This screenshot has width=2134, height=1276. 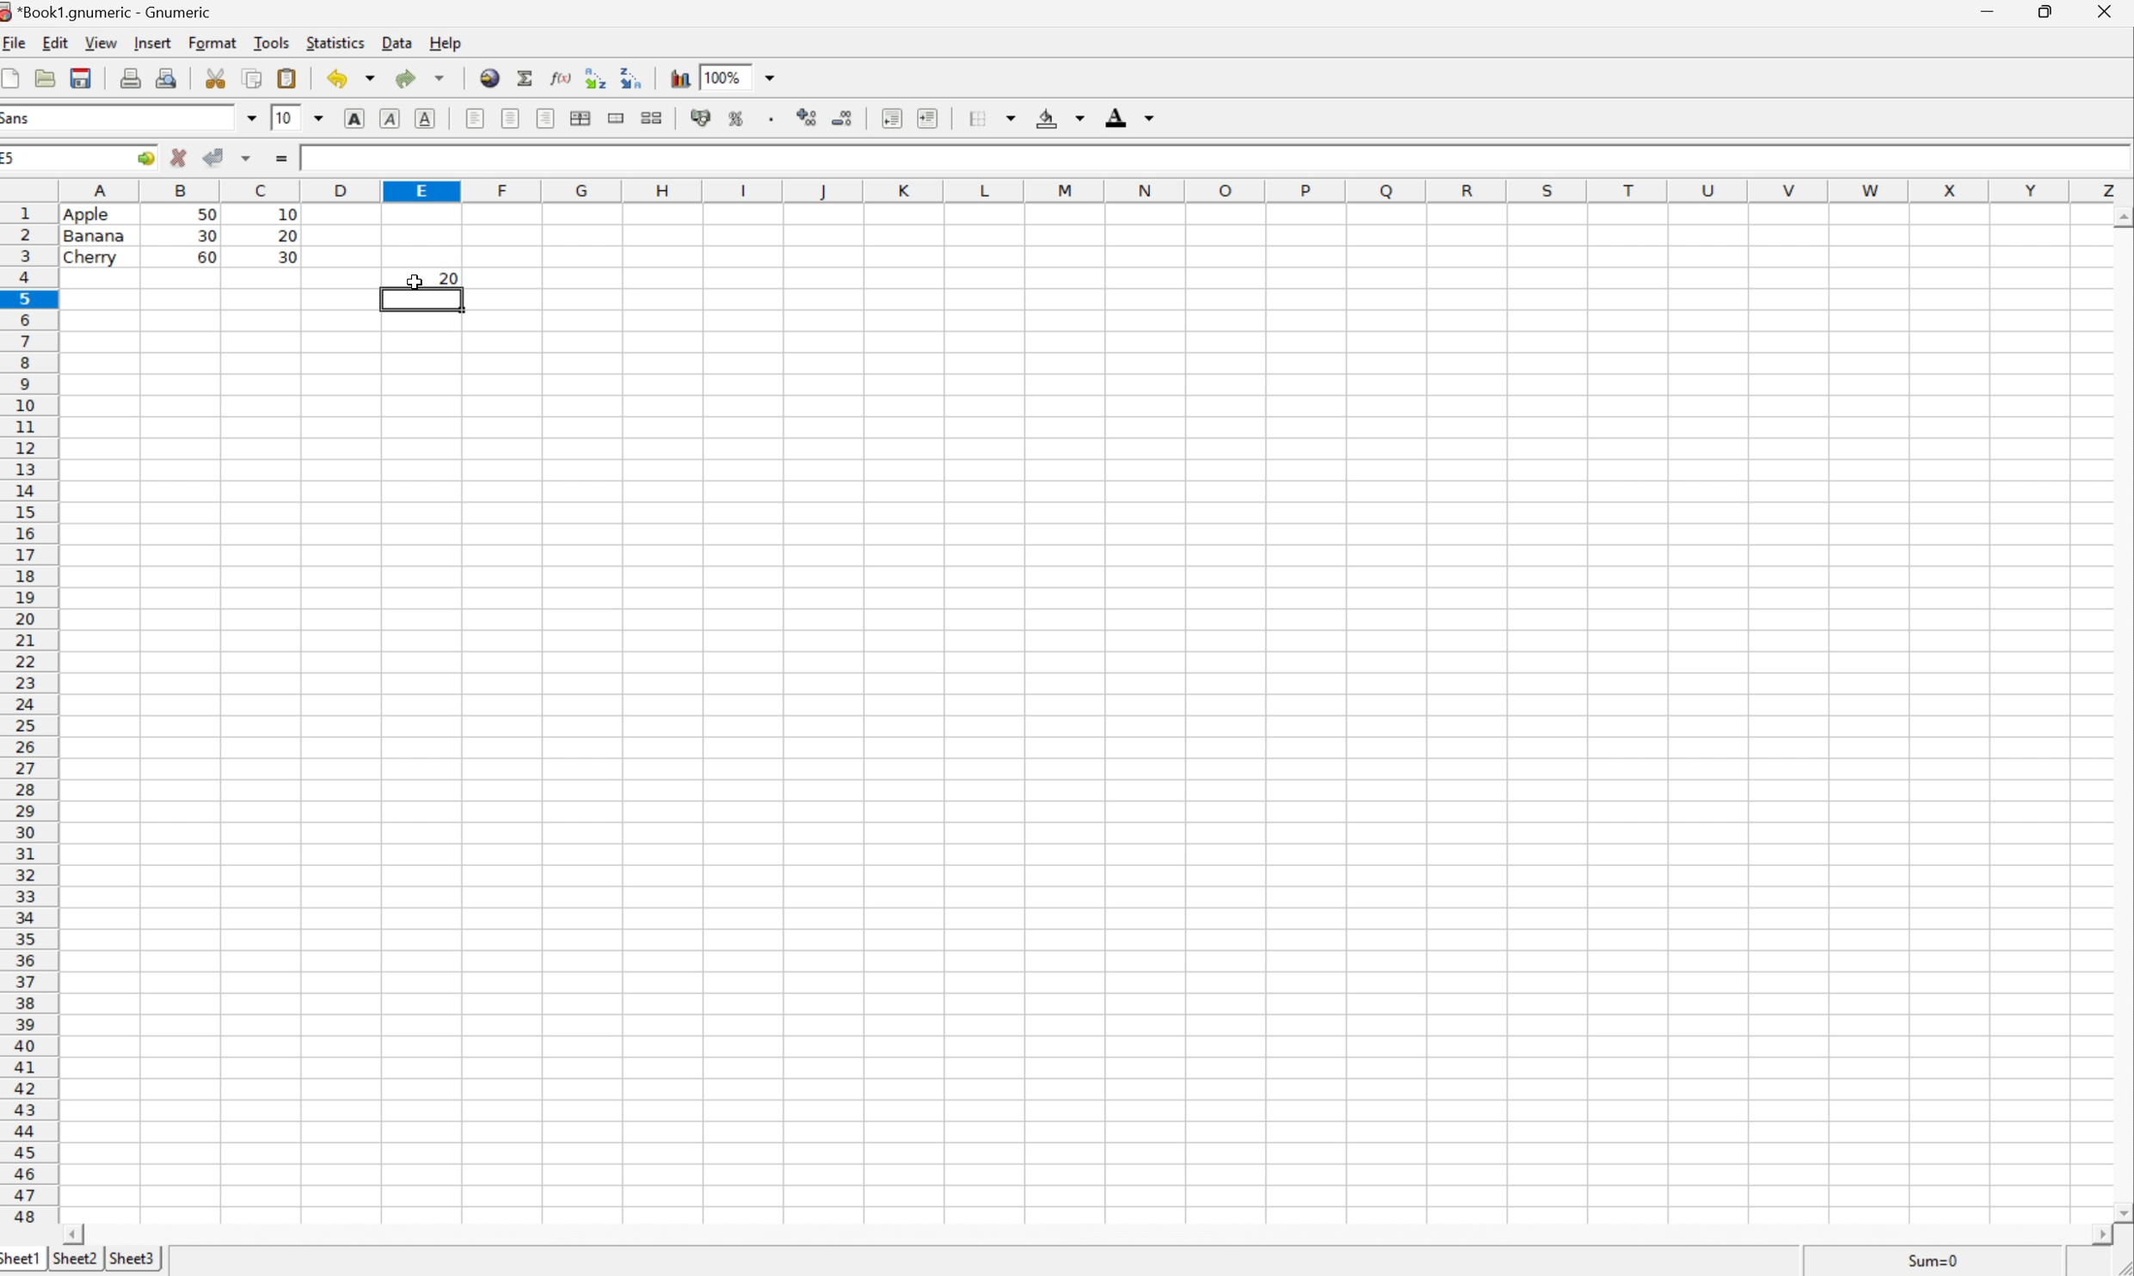 I want to click on data, so click(x=399, y=41).